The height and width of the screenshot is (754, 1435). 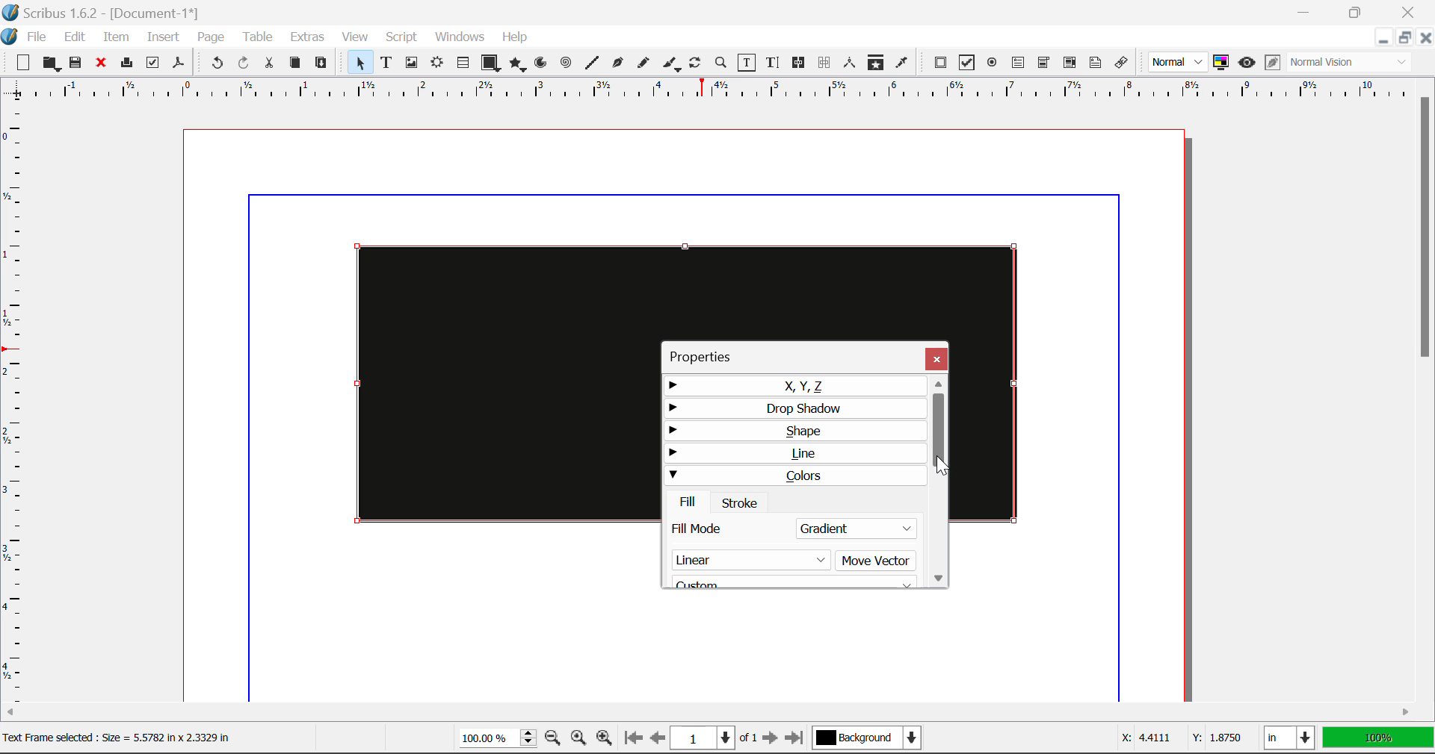 I want to click on Eyedropper, so click(x=901, y=65).